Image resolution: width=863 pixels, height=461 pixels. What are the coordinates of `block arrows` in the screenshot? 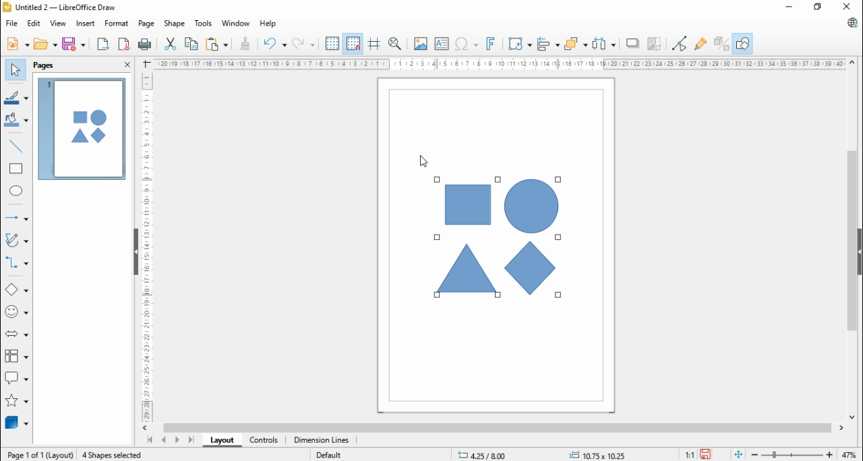 It's located at (17, 334).